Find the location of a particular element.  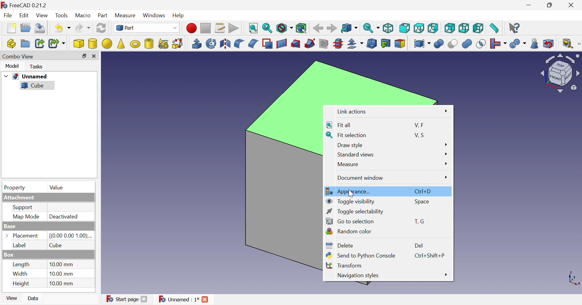

Create projection on surface is located at coordinates (386, 43).